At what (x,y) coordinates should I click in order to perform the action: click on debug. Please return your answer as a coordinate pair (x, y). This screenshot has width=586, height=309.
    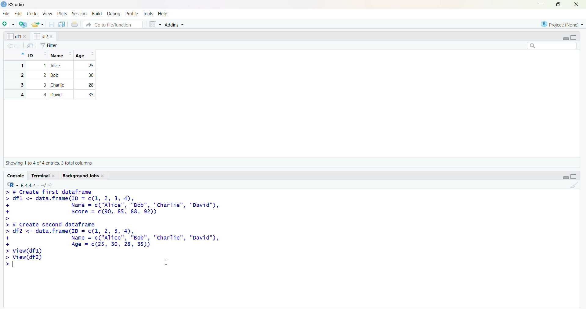
    Looking at the image, I should click on (114, 14).